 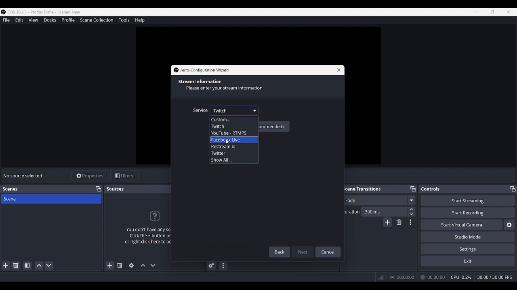 What do you see at coordinates (6, 20) in the screenshot?
I see `File menu` at bounding box center [6, 20].